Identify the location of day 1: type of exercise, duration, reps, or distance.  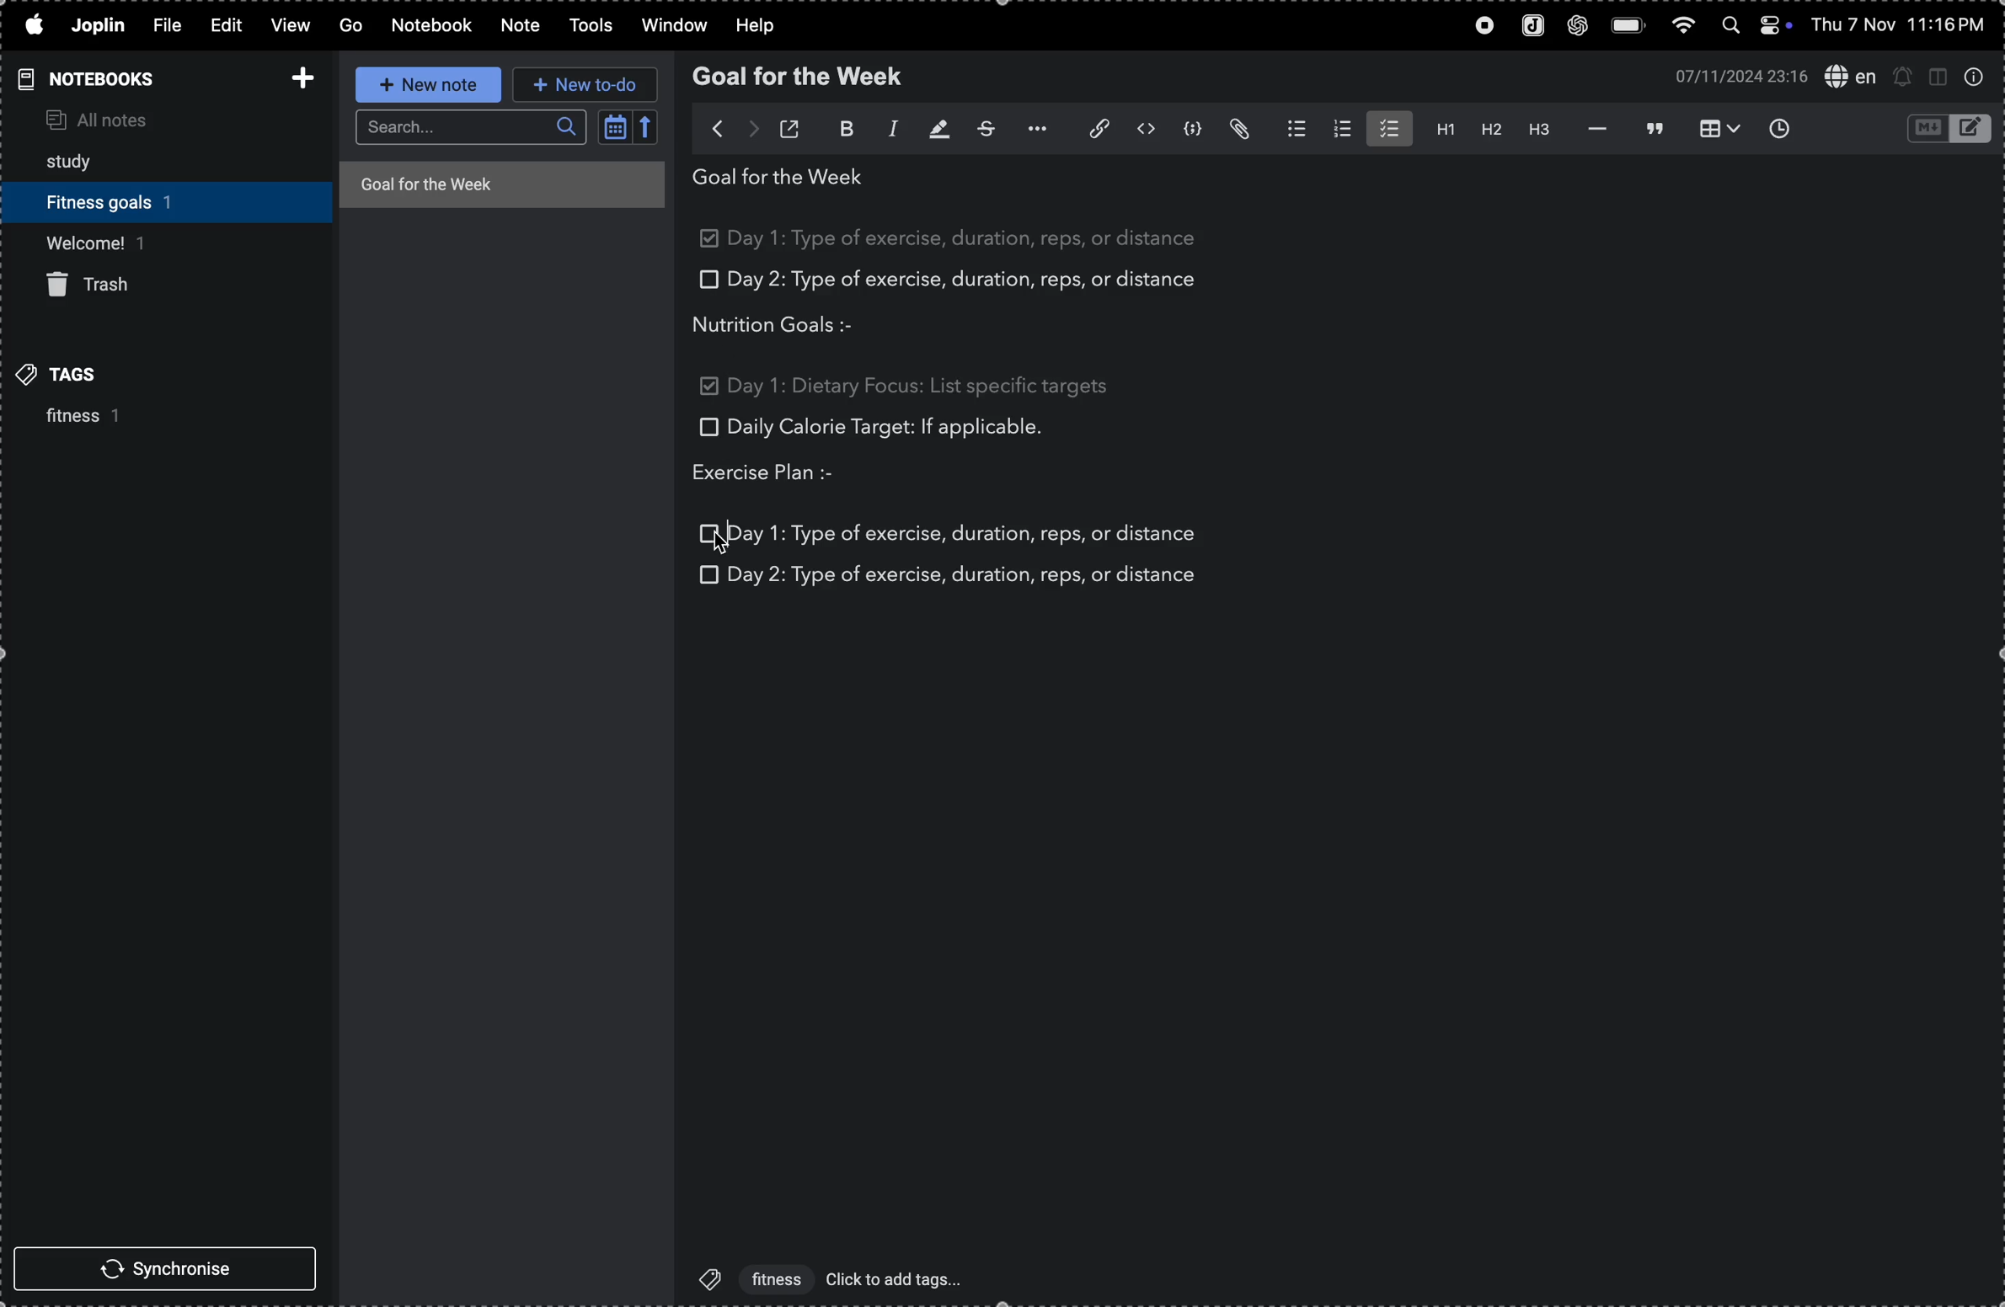
(966, 530).